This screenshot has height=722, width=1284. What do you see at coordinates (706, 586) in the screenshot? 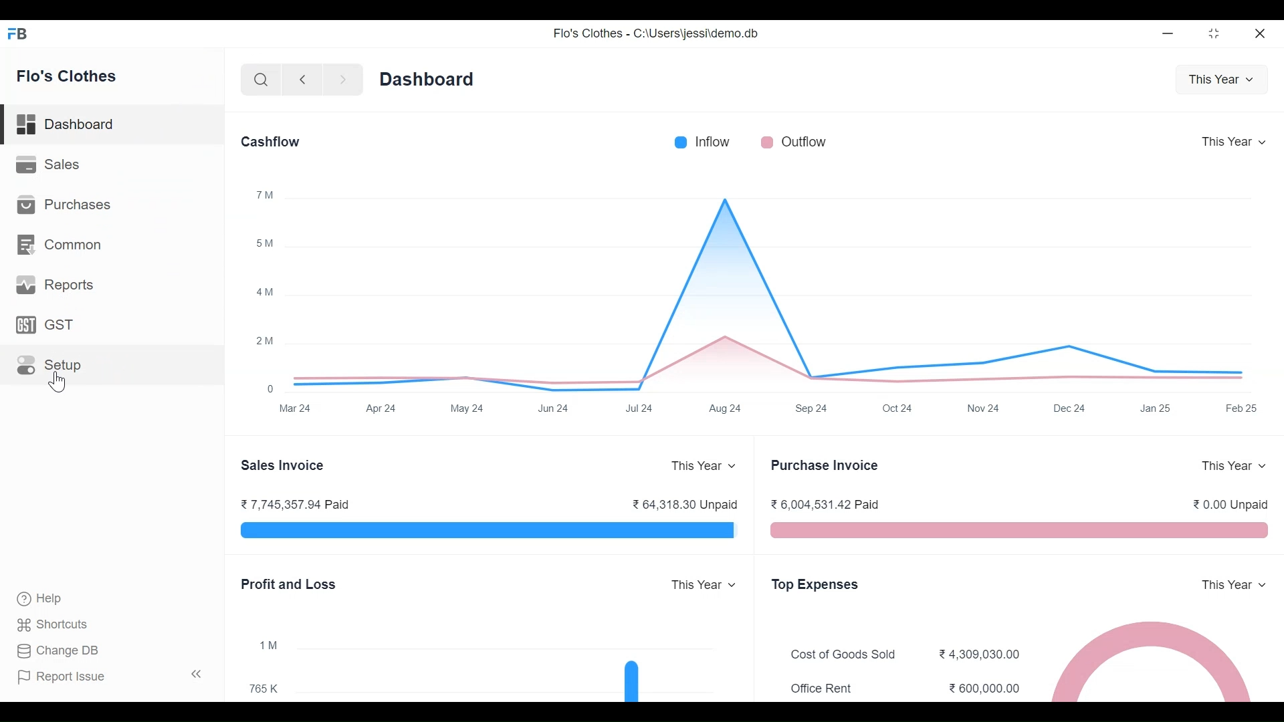
I see `This Year` at bounding box center [706, 586].